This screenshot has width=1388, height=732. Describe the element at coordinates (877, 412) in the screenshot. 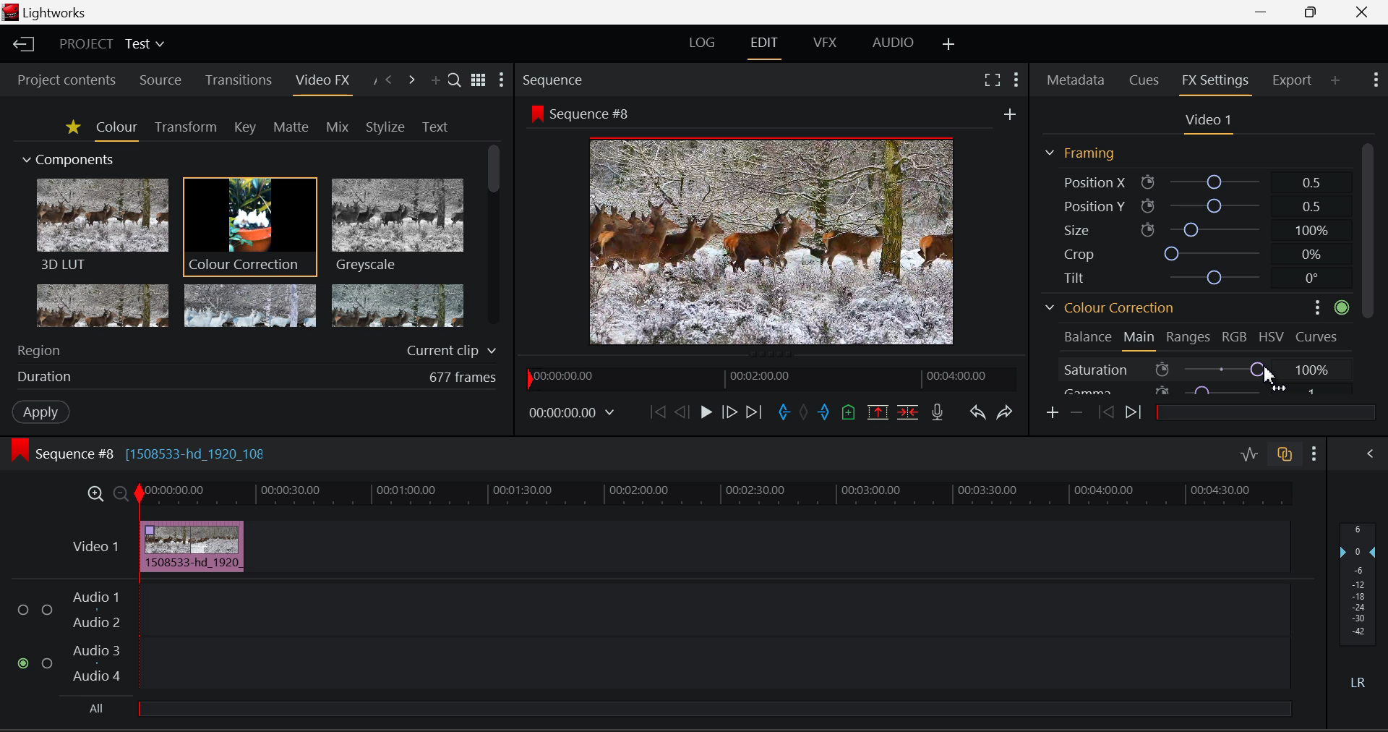

I see `Remove Marked Section` at that location.